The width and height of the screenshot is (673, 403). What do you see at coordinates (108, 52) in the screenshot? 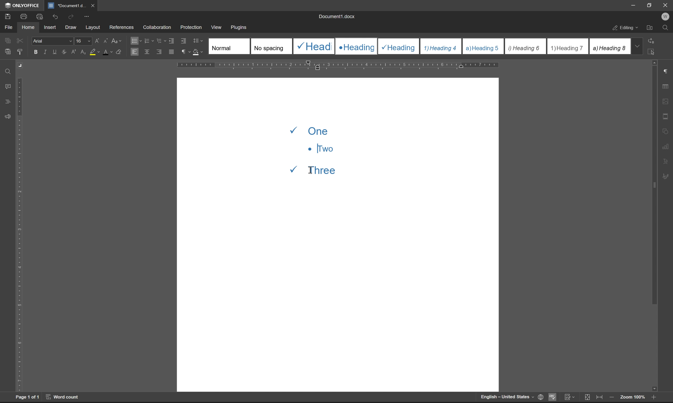
I see `font color` at bounding box center [108, 52].